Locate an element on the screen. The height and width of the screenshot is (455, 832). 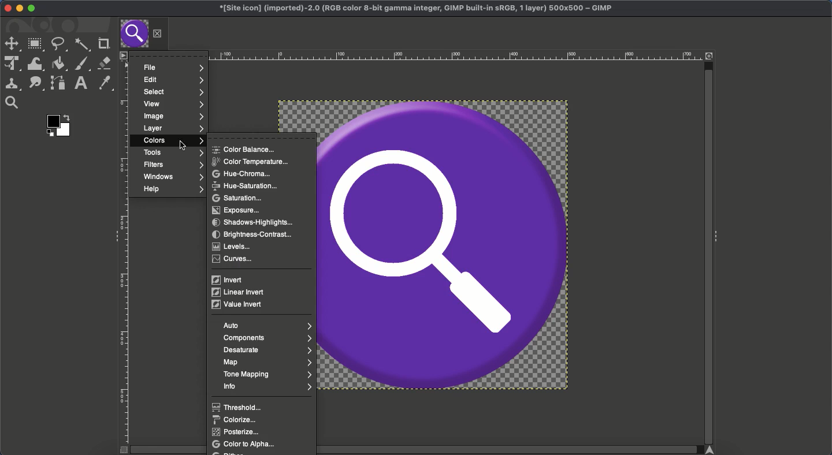
Color balance is located at coordinates (245, 150).